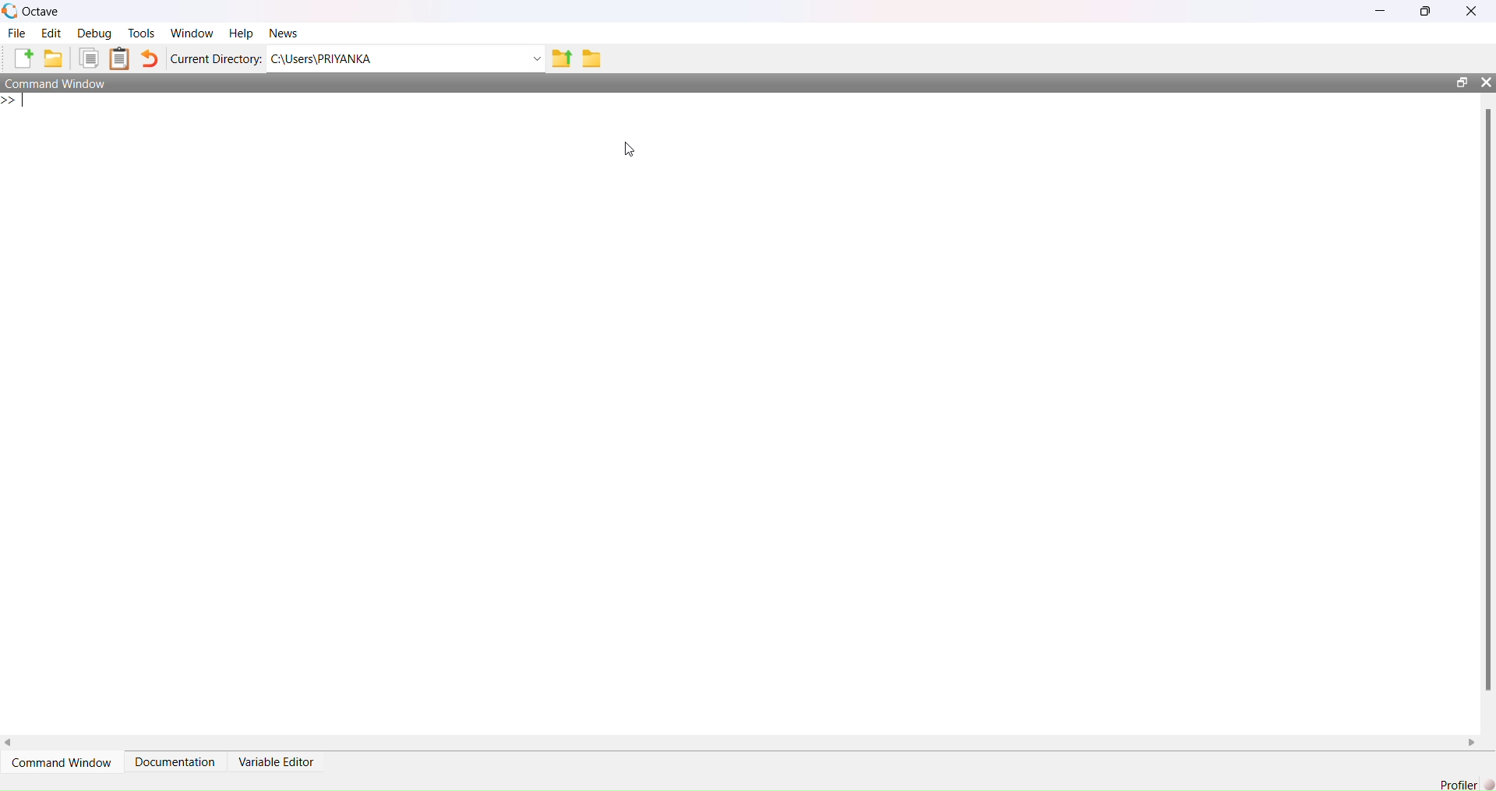 Image resolution: width=1496 pixels, height=791 pixels. What do you see at coordinates (192, 33) in the screenshot?
I see `Window` at bounding box center [192, 33].